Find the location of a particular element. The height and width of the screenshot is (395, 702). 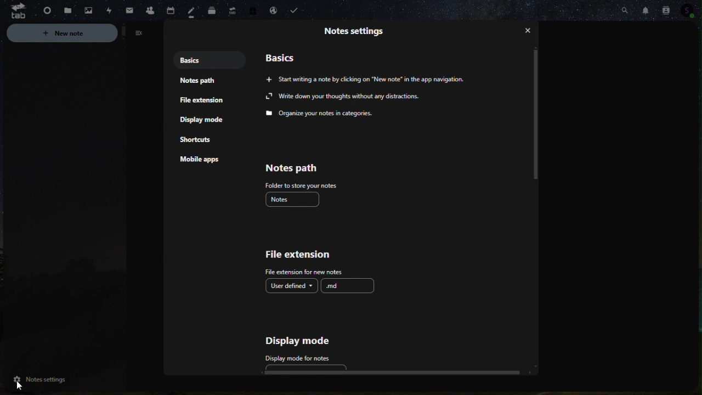

.md is located at coordinates (348, 286).